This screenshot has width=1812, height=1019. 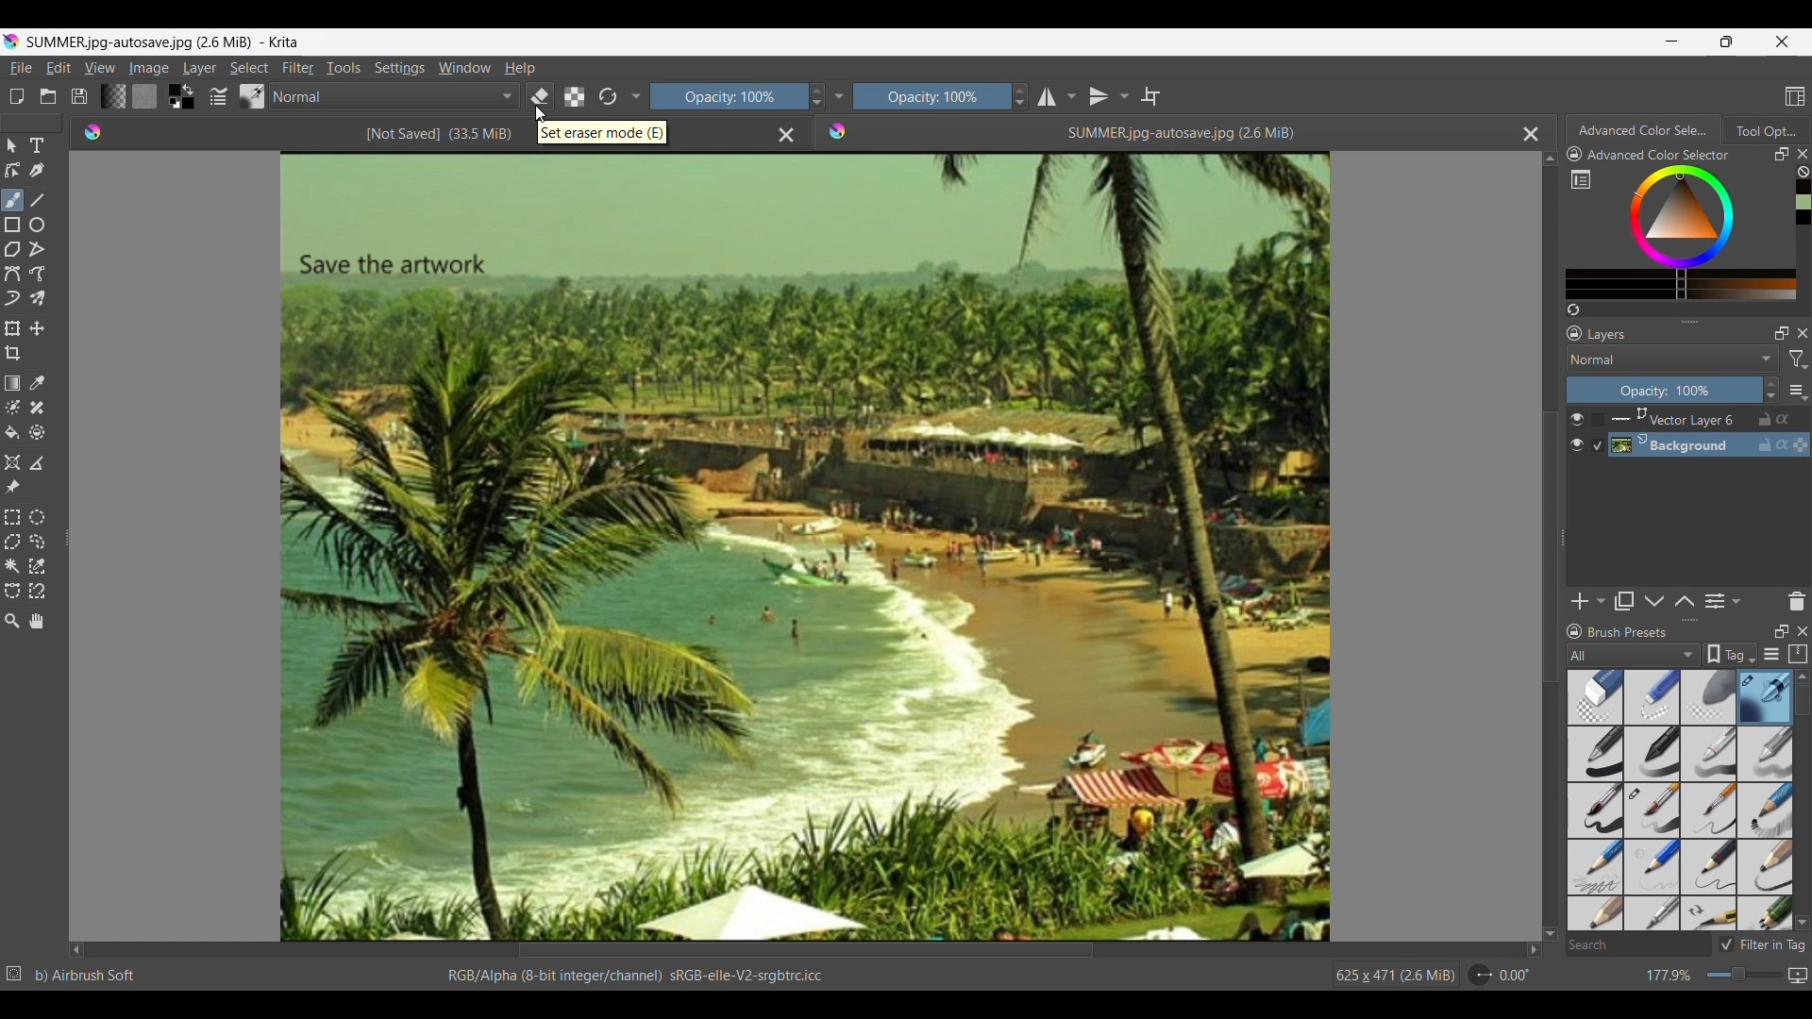 I want to click on Reference images tool, so click(x=12, y=488).